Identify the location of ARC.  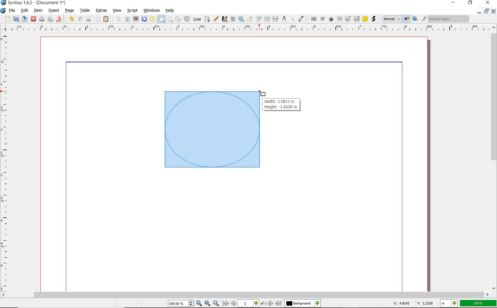
(178, 19).